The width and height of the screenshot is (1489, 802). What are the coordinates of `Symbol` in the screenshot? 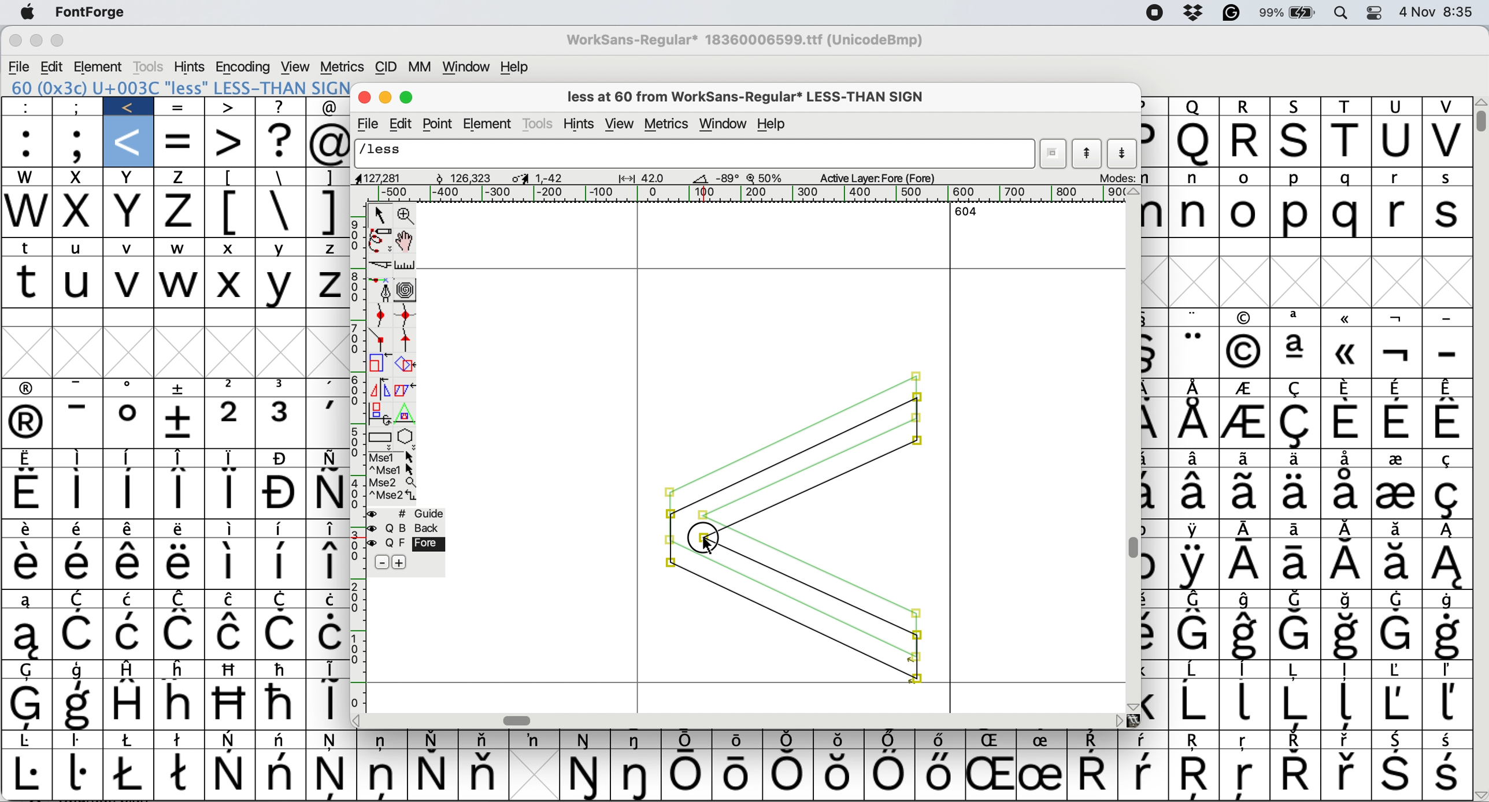 It's located at (29, 425).